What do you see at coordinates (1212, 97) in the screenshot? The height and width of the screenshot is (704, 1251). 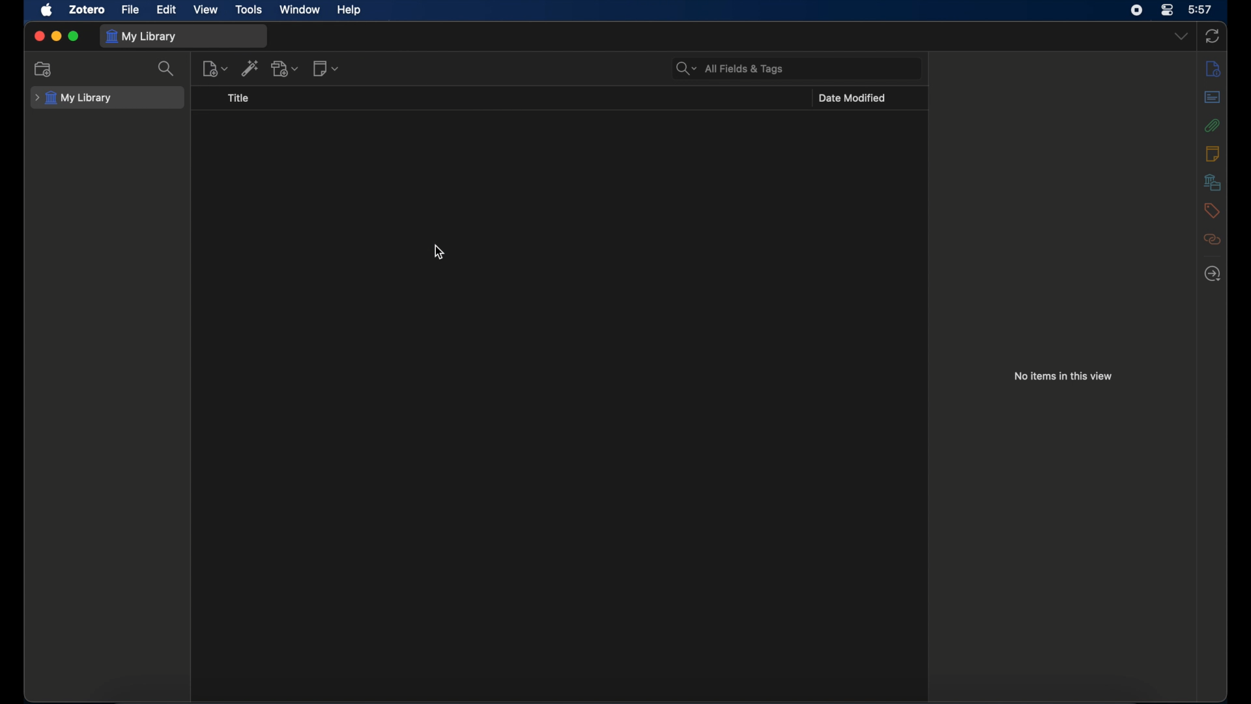 I see `abstract` at bounding box center [1212, 97].